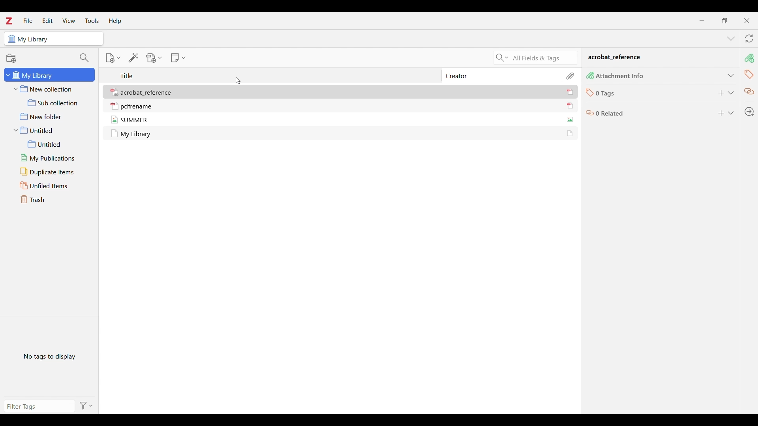  What do you see at coordinates (137, 106) in the screenshot?
I see `pdfrename` at bounding box center [137, 106].